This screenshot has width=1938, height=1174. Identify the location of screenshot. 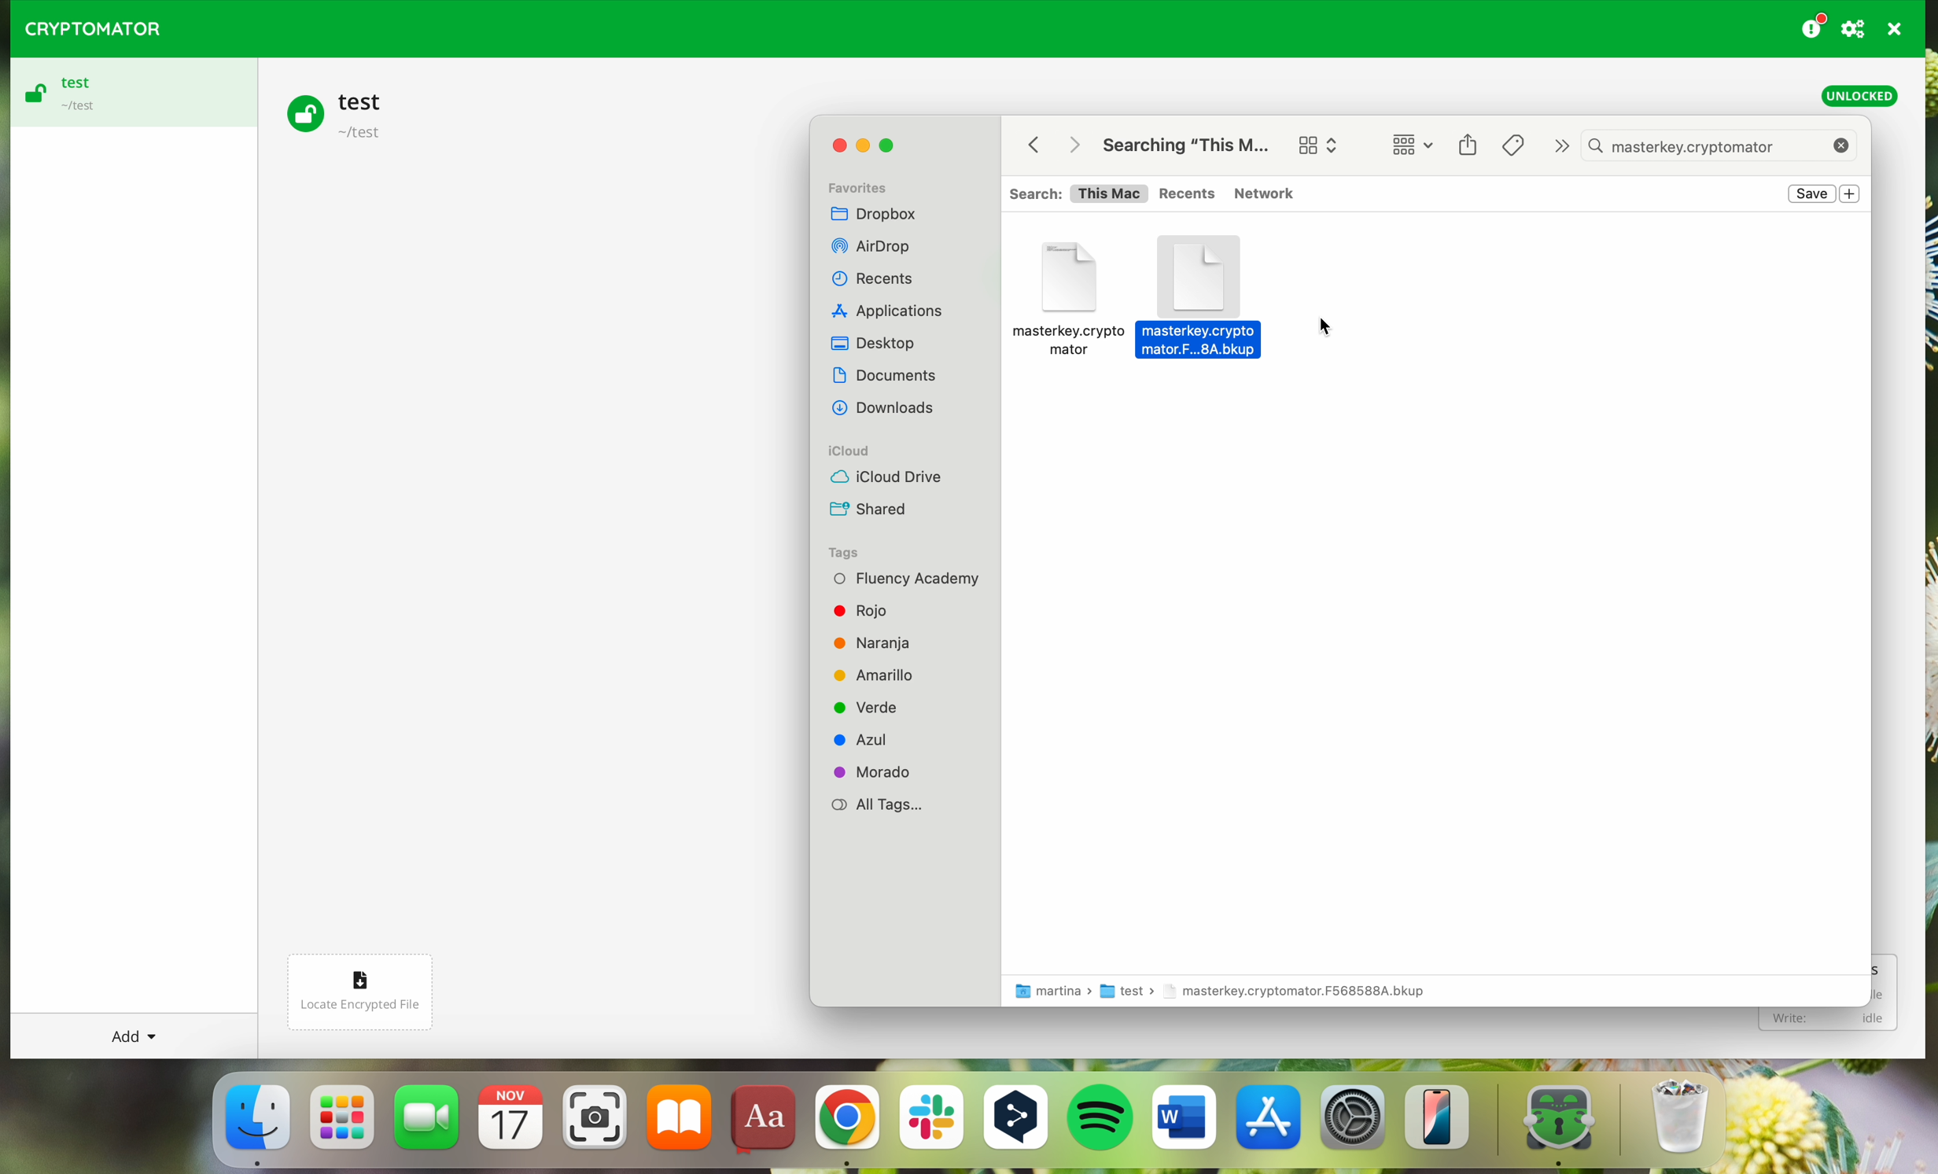
(595, 1124).